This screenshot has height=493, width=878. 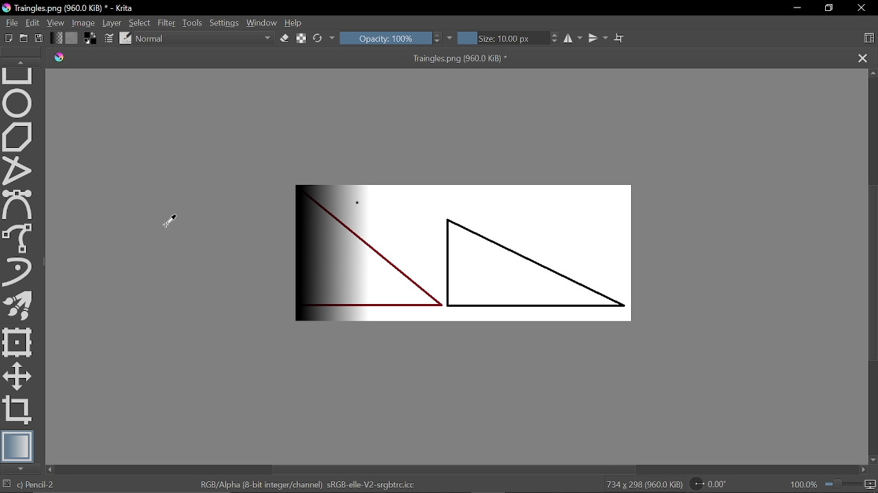 What do you see at coordinates (204, 38) in the screenshot?
I see `Normal` at bounding box center [204, 38].